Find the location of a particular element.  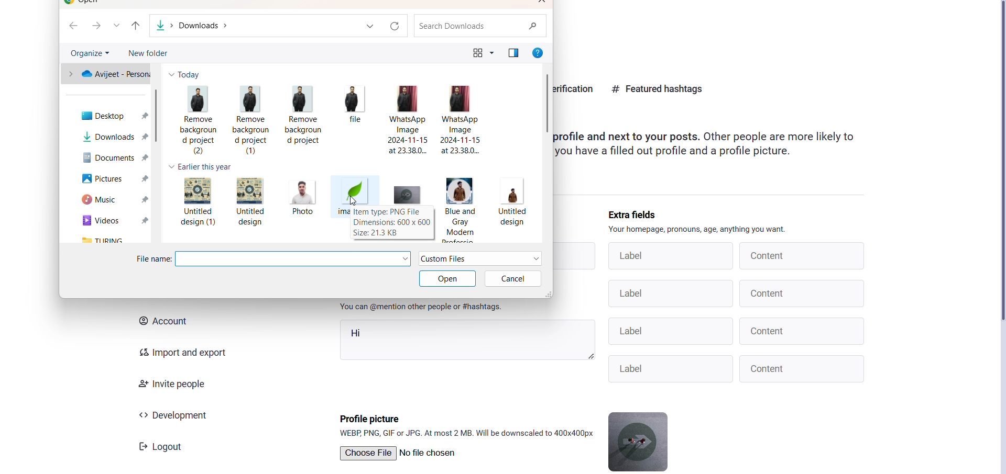

new folder is located at coordinates (152, 54).